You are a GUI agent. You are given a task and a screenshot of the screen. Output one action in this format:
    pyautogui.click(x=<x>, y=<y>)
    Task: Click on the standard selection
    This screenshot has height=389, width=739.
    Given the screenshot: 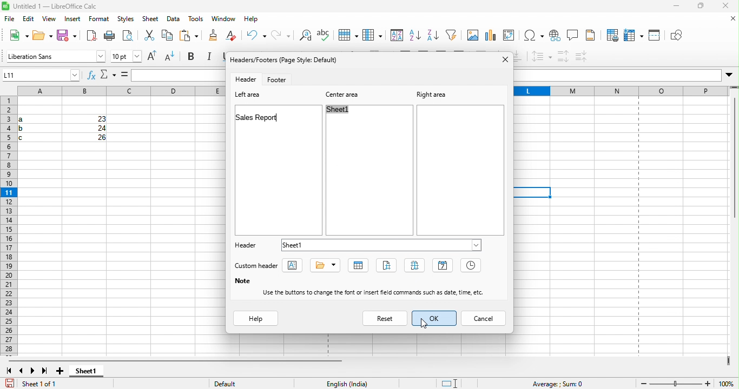 What is the action you would take?
    pyautogui.click(x=447, y=382)
    